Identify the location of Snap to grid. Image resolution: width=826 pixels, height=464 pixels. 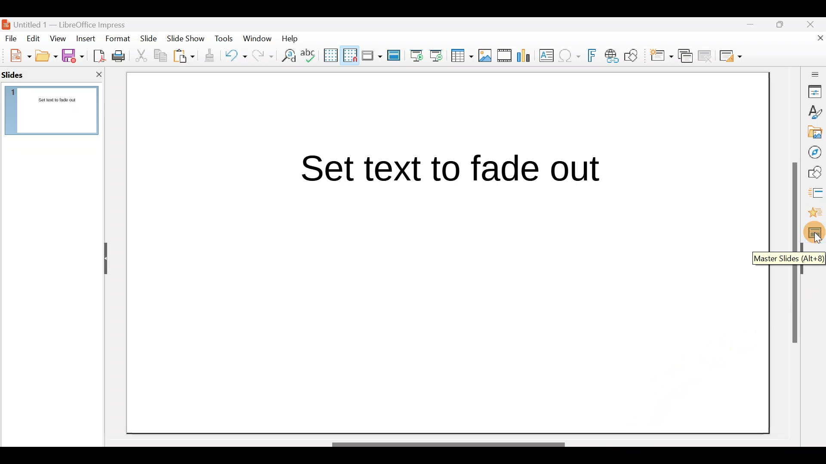
(348, 55).